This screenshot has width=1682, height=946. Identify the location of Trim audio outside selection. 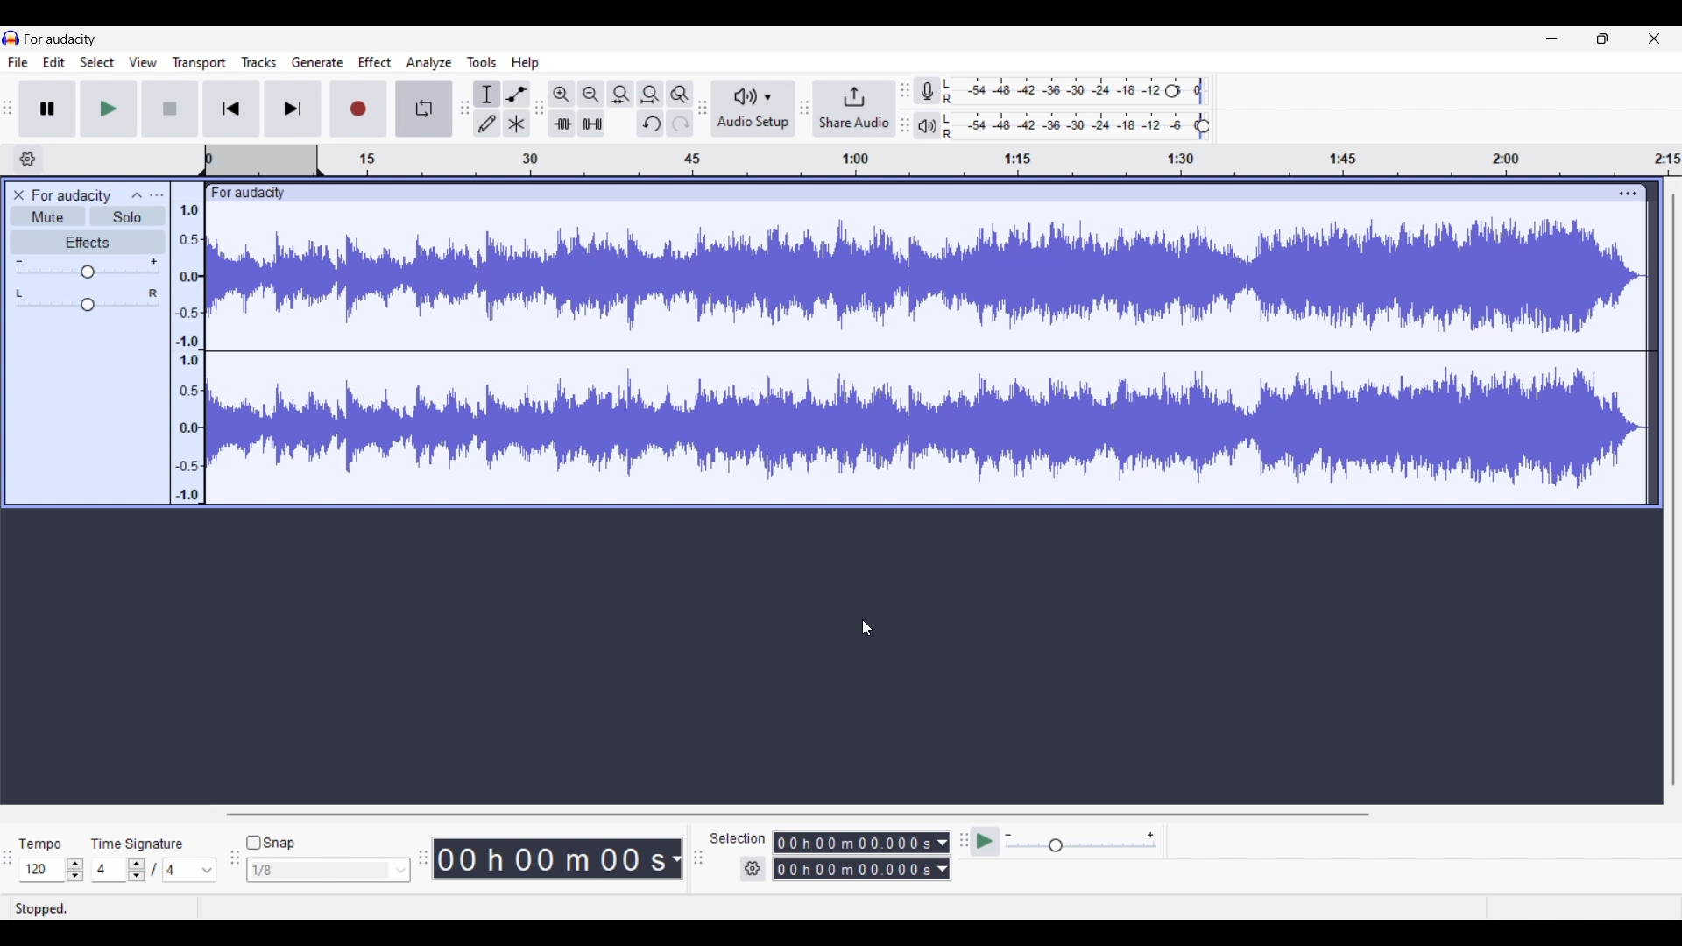
(564, 124).